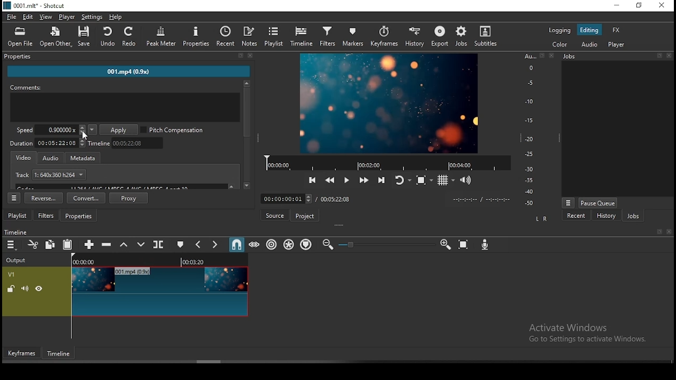  I want to click on save, so click(86, 37).